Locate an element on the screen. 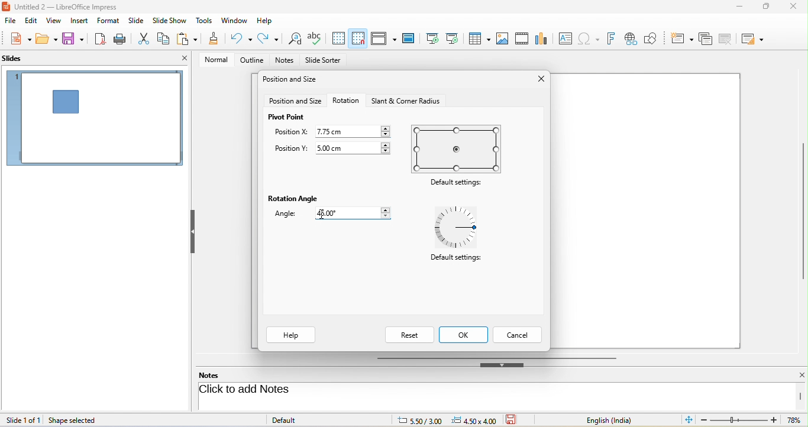 The width and height of the screenshot is (808, 427). cursor position-5.50/3.00 is located at coordinates (413, 419).